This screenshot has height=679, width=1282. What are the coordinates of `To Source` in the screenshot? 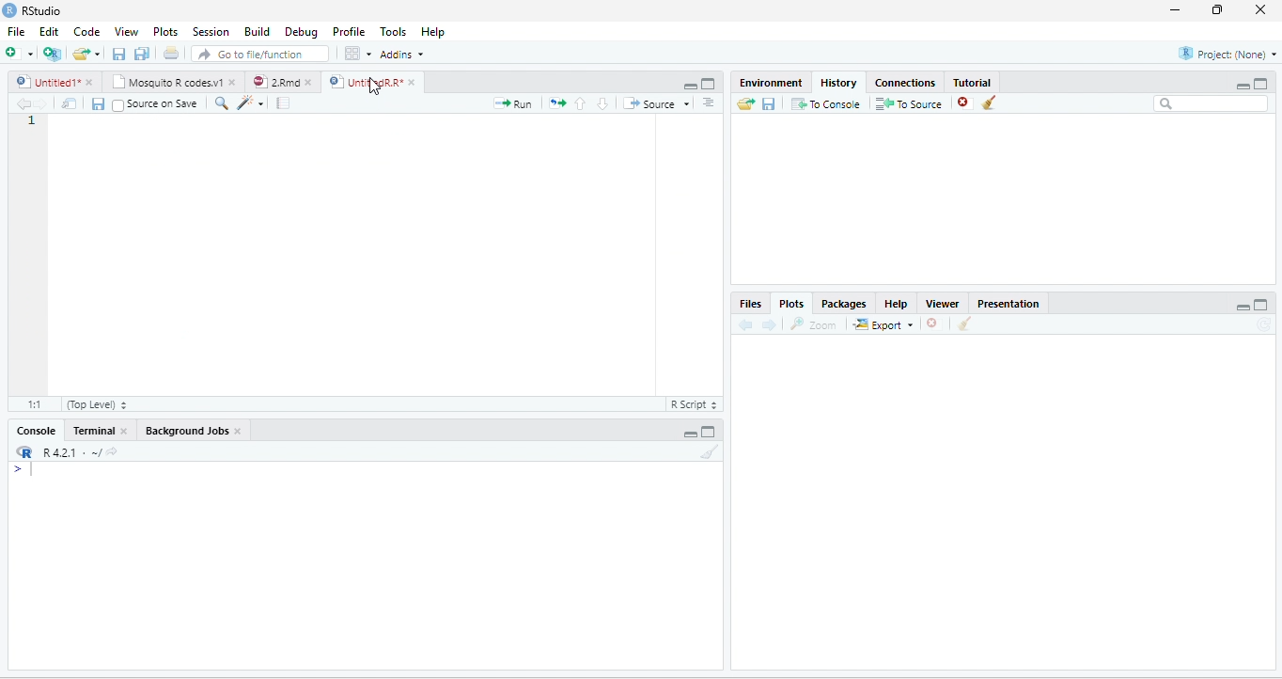 It's located at (910, 104).